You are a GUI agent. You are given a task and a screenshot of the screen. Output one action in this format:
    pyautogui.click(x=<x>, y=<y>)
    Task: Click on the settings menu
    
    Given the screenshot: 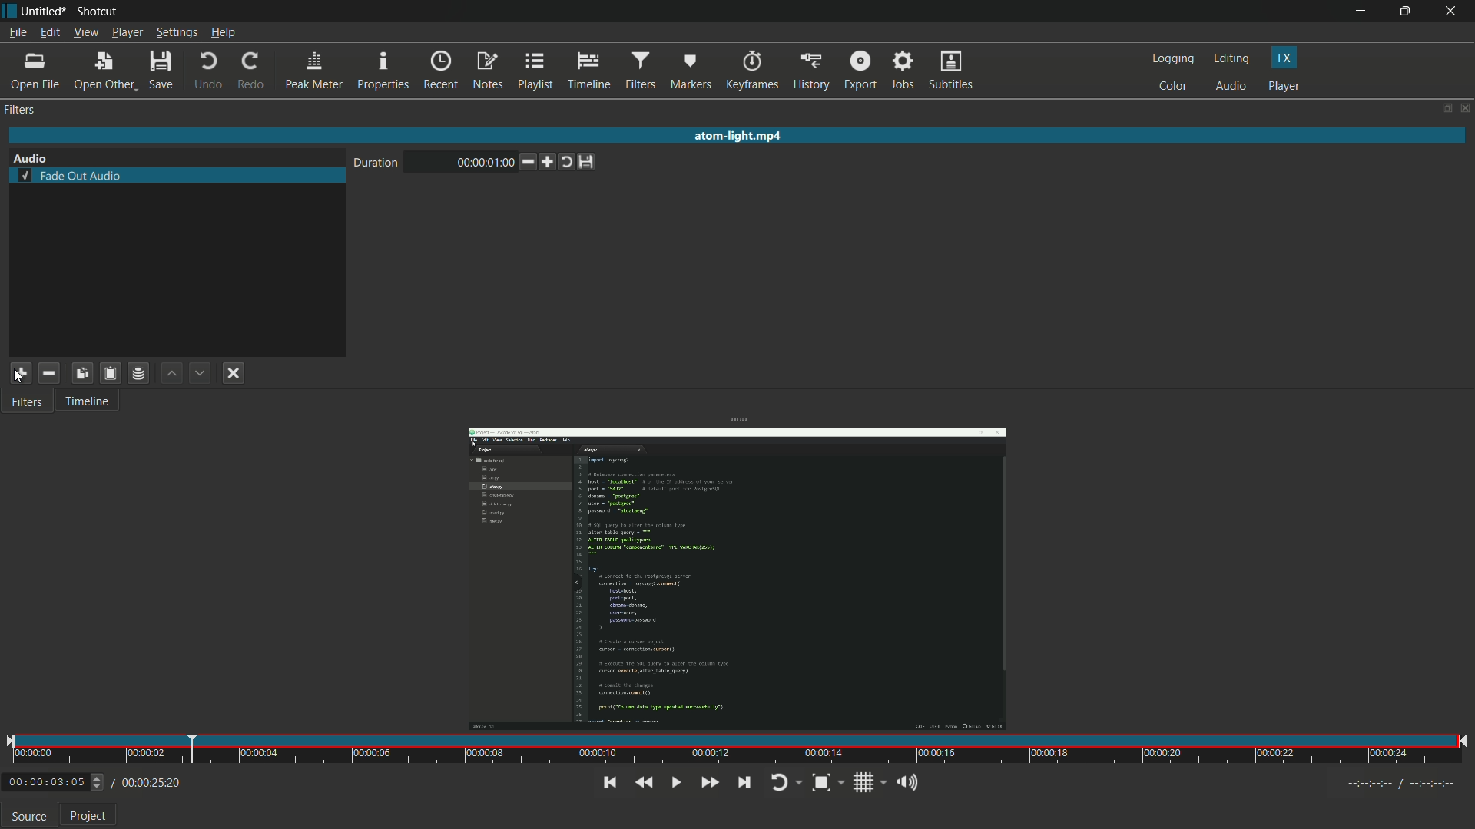 What is the action you would take?
    pyautogui.click(x=177, y=33)
    